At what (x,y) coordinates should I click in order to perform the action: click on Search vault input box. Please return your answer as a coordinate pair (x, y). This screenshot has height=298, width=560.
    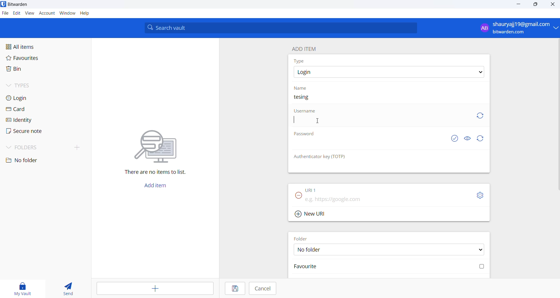
    Looking at the image, I should click on (279, 28).